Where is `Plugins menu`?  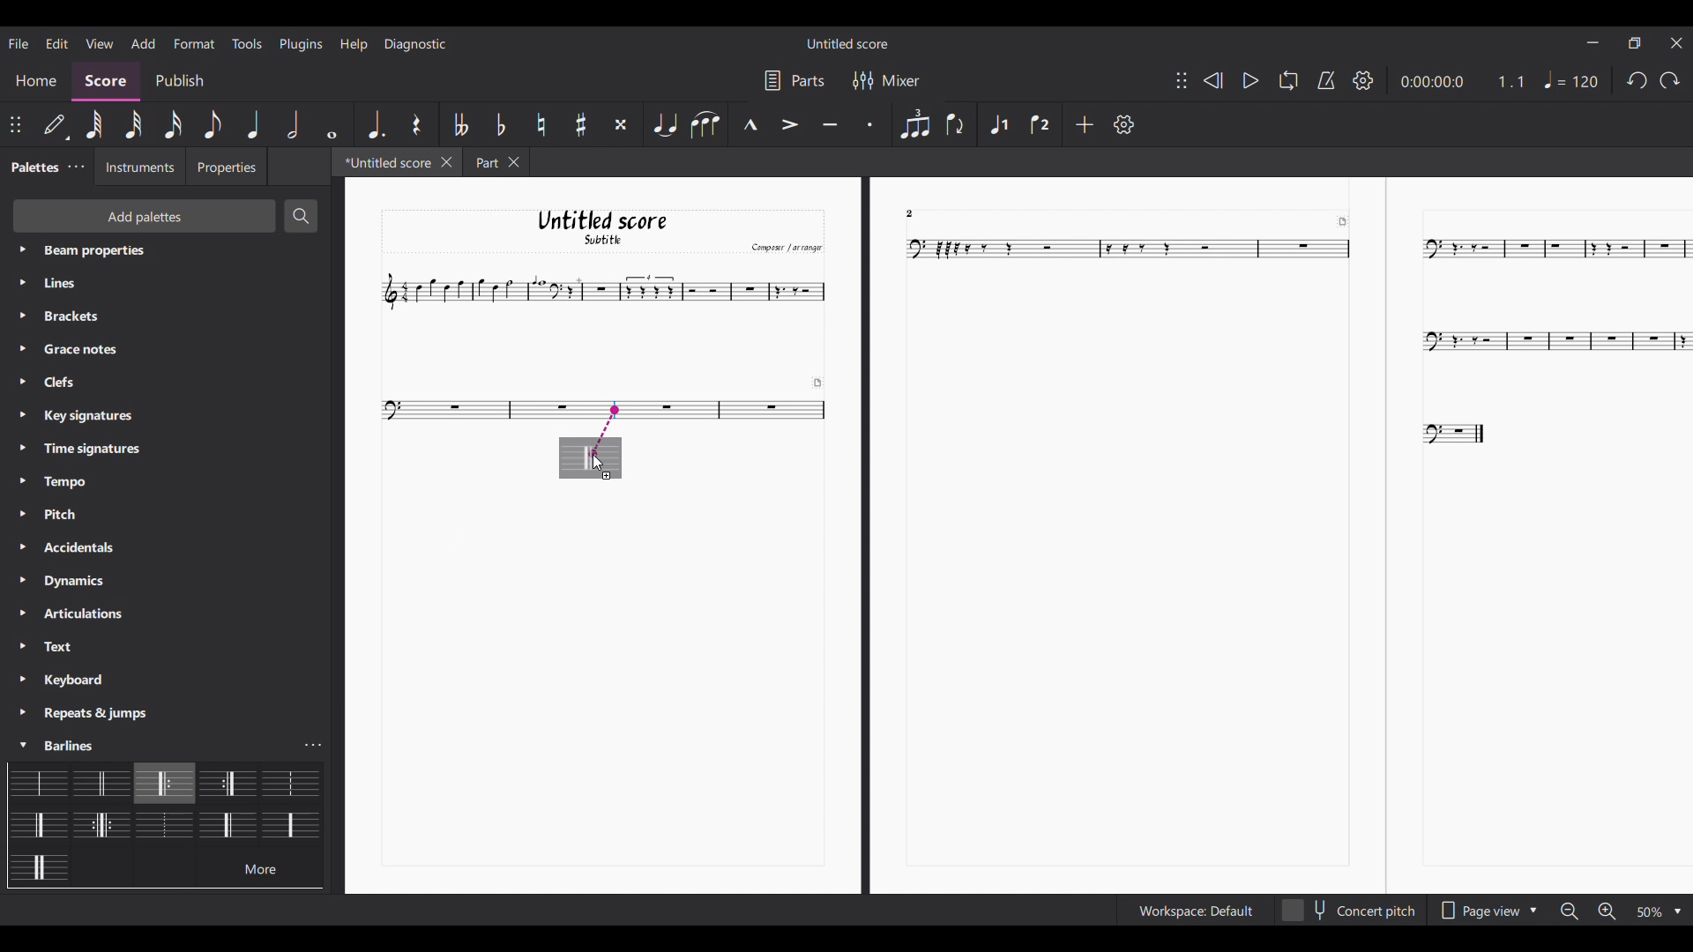
Plugins menu is located at coordinates (301, 44).